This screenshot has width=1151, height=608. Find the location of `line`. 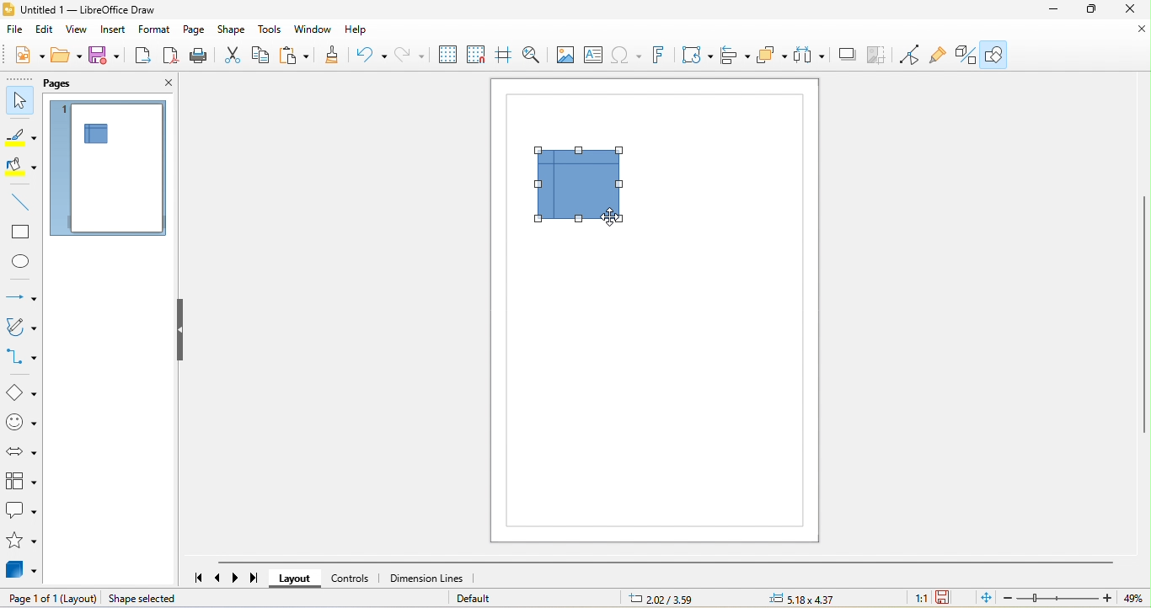

line is located at coordinates (21, 203).